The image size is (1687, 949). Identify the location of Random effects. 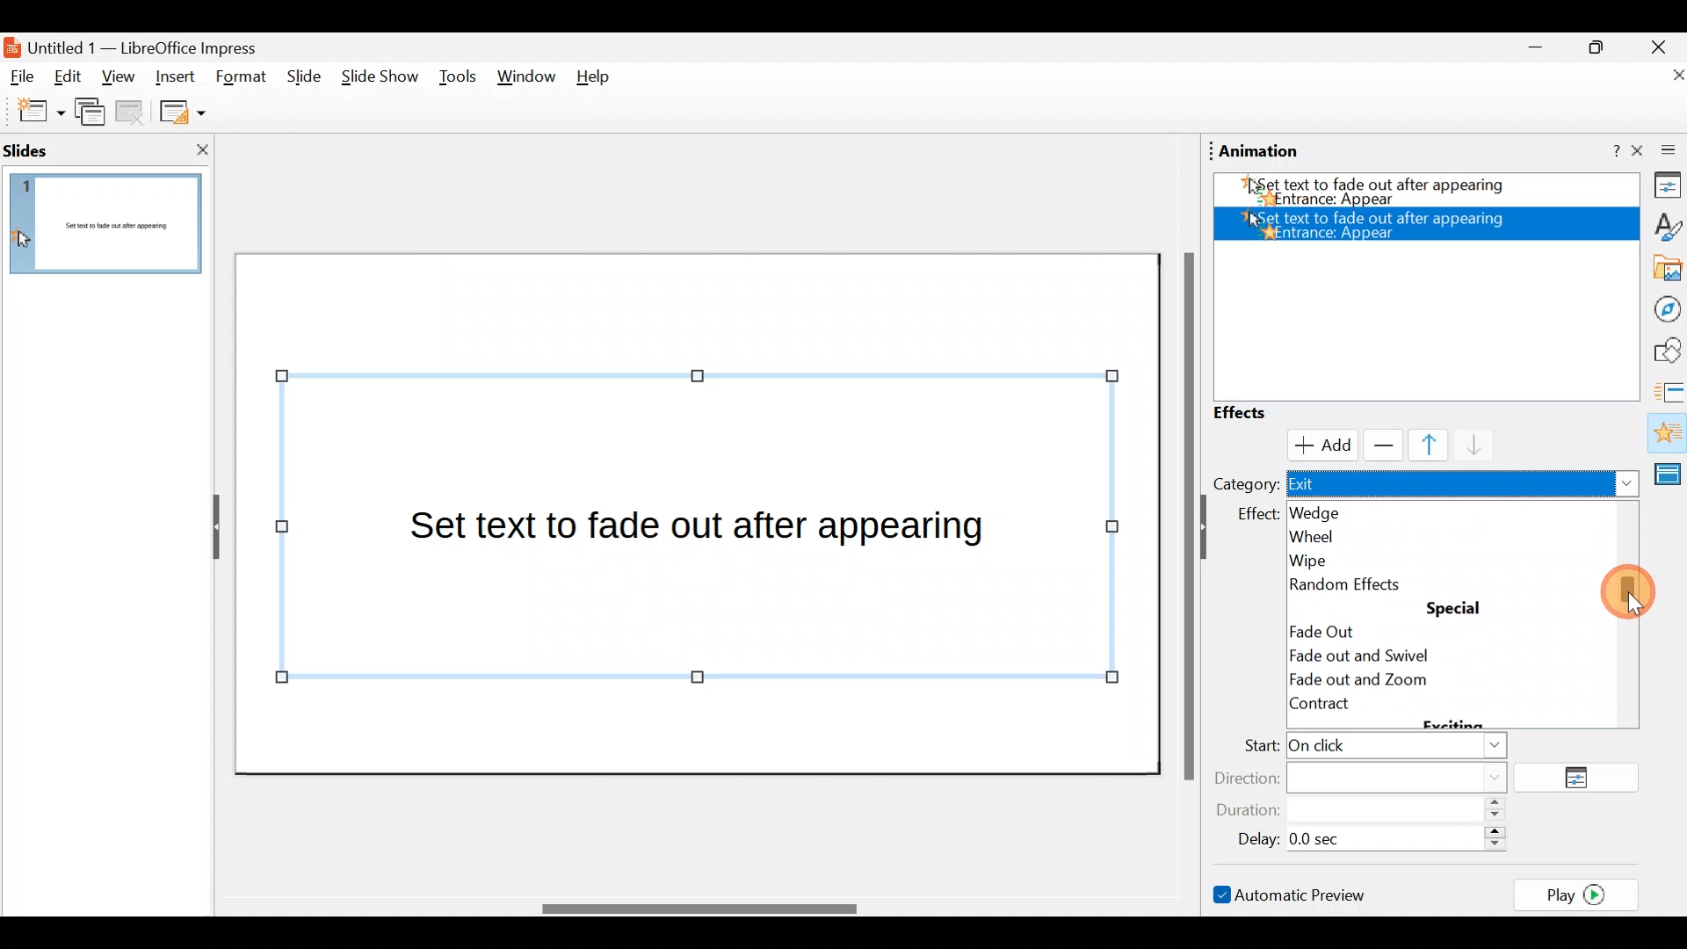
(1355, 584).